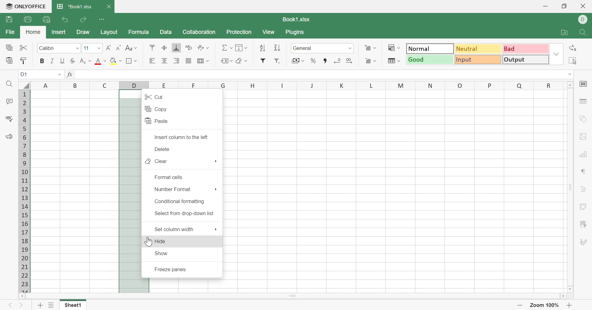 The height and width of the screenshot is (310, 592). What do you see at coordinates (478, 59) in the screenshot?
I see `Input` at bounding box center [478, 59].